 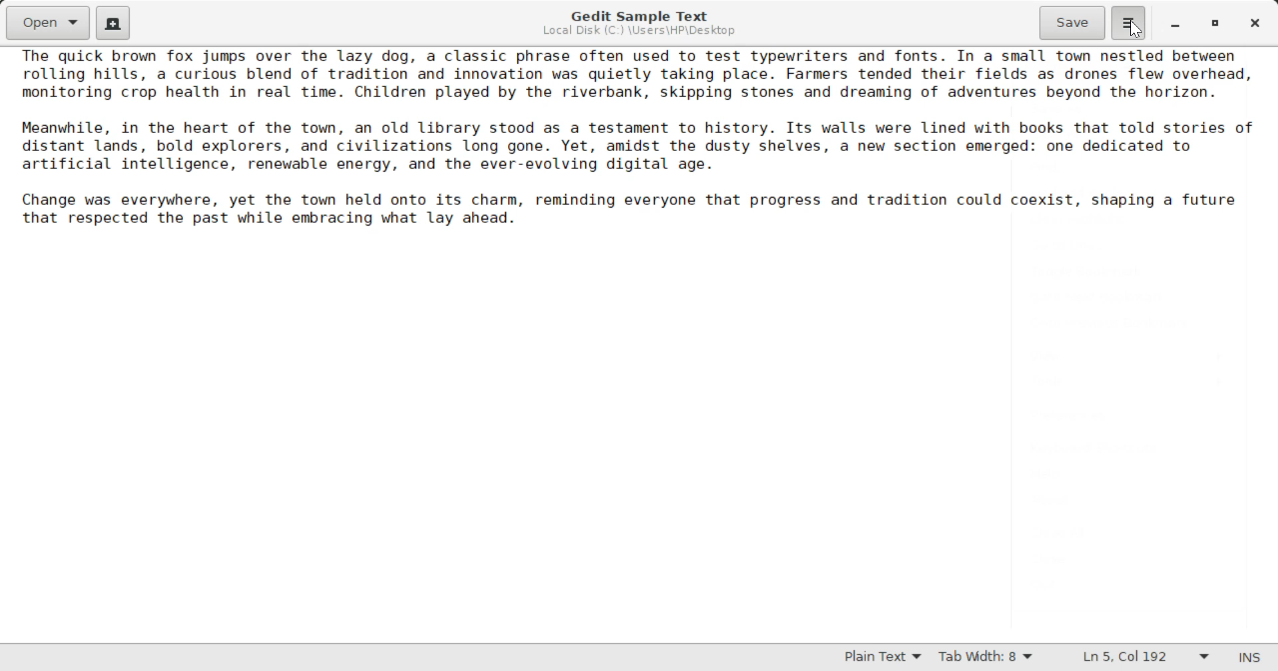 What do you see at coordinates (1127, 22) in the screenshot?
I see `Options Menu` at bounding box center [1127, 22].